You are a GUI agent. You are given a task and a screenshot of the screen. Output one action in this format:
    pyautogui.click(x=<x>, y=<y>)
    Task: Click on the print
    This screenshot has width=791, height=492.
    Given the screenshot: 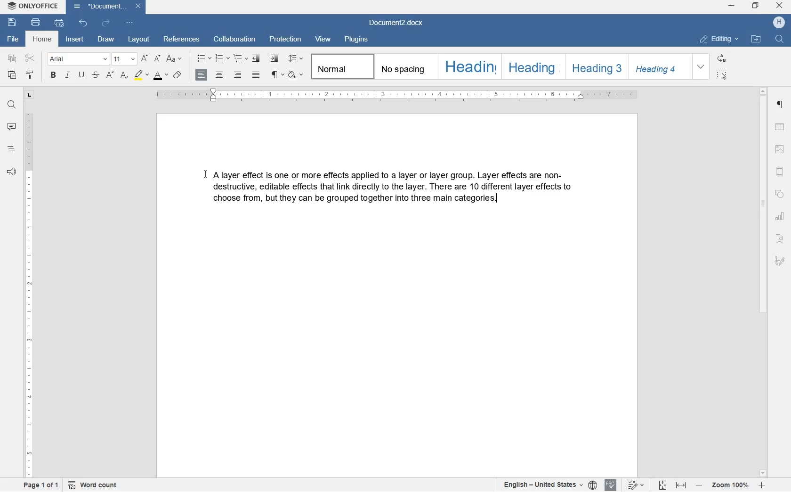 What is the action you would take?
    pyautogui.click(x=36, y=22)
    